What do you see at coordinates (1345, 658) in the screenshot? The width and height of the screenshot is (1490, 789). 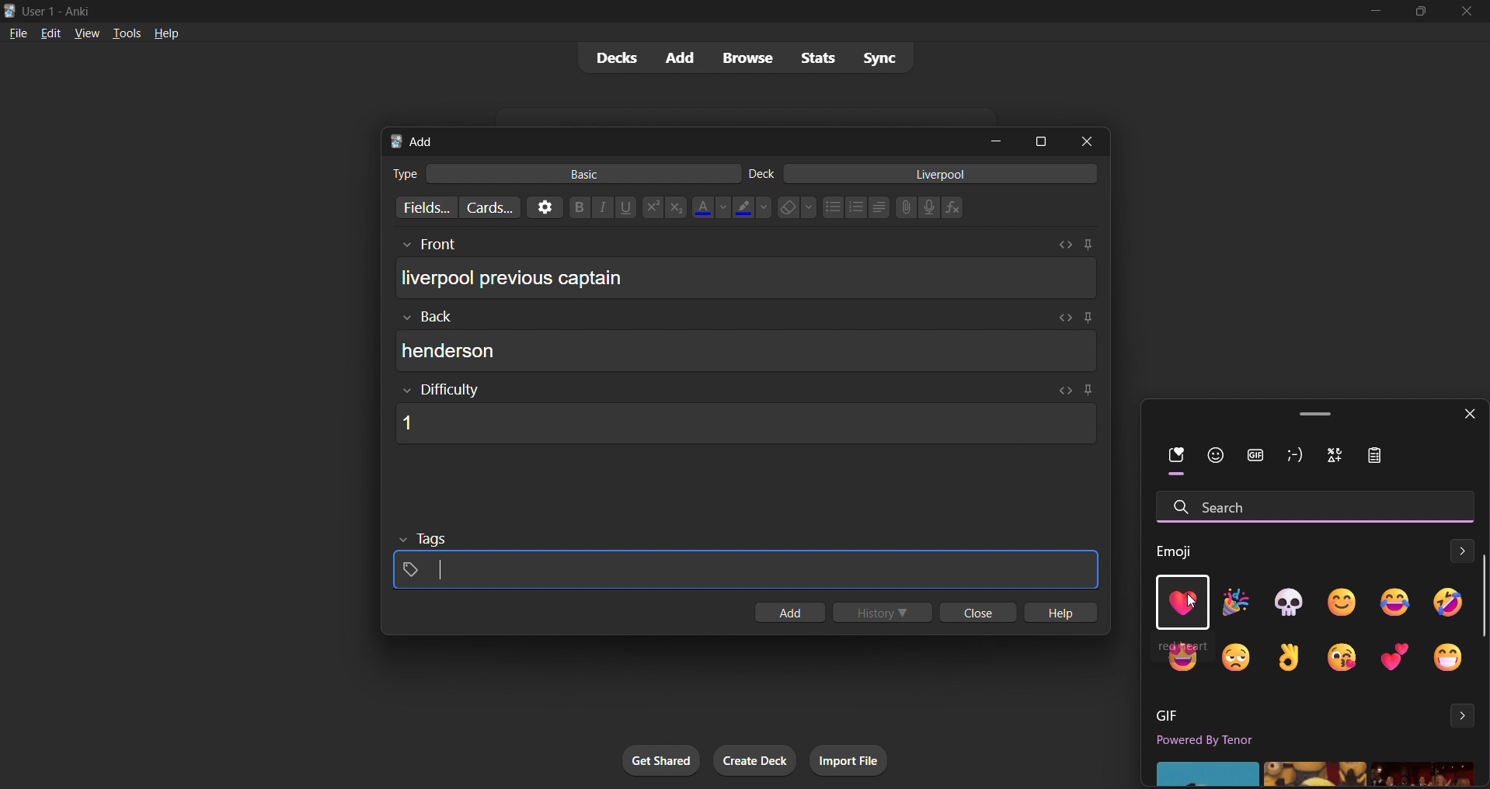 I see `emoji` at bounding box center [1345, 658].